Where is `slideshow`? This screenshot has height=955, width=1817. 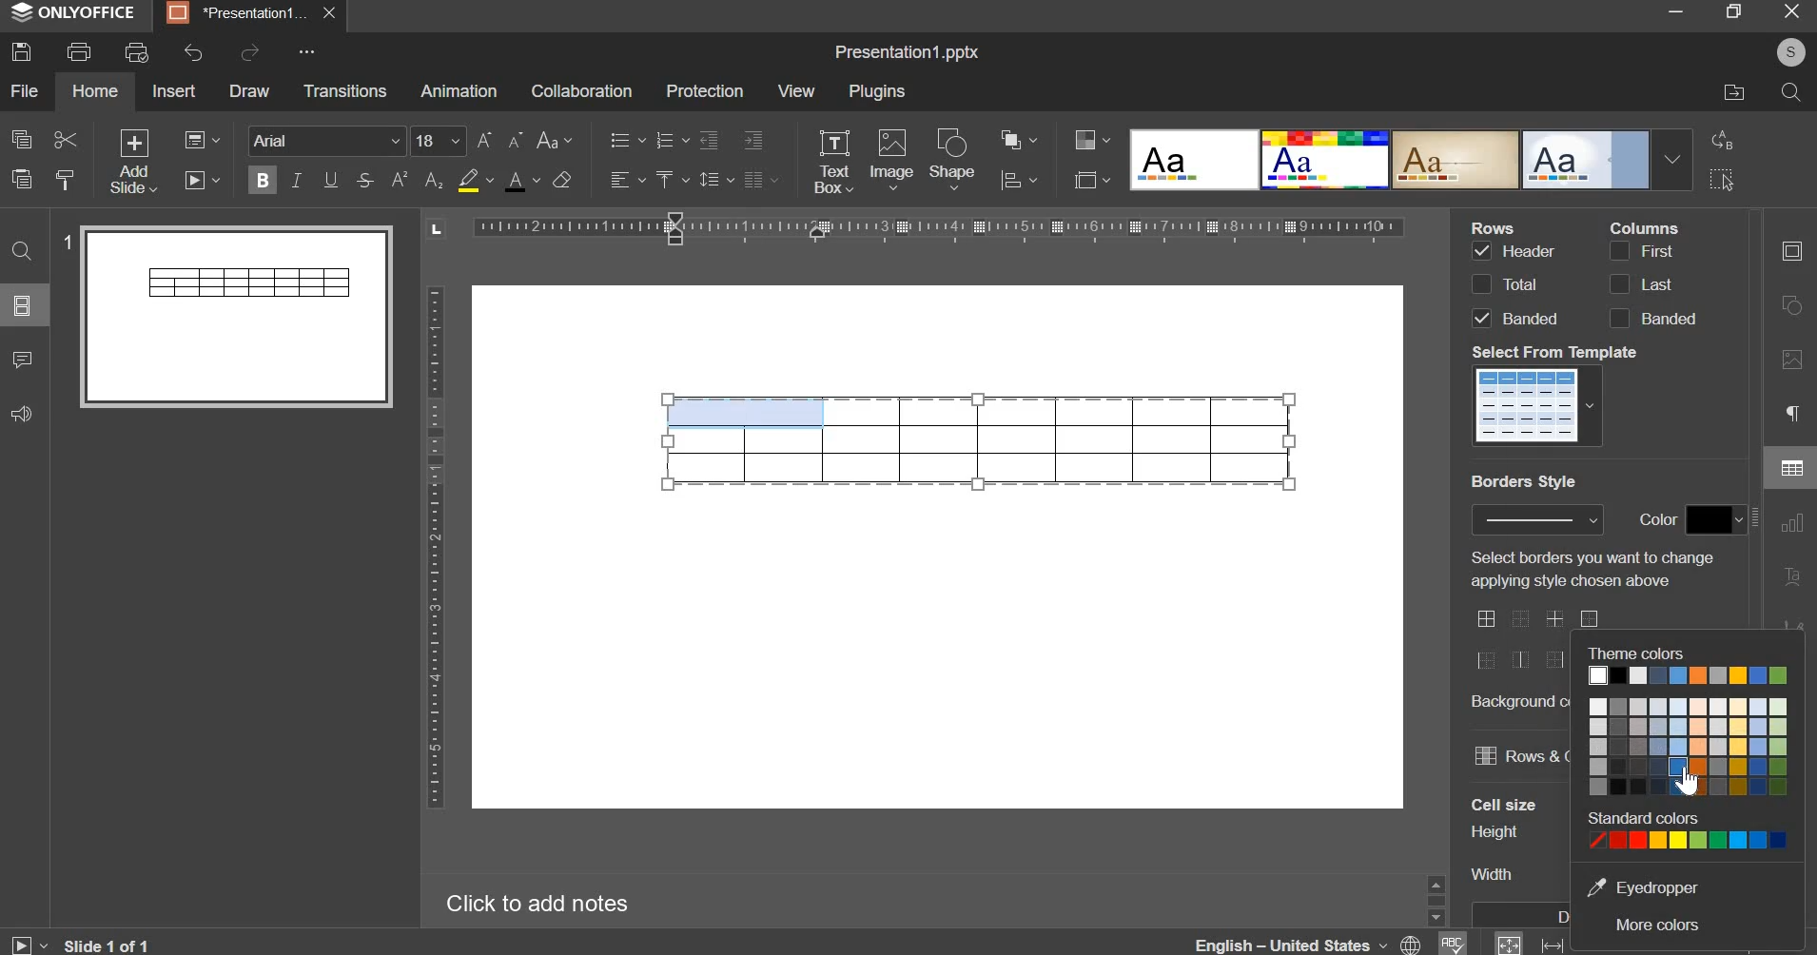
slideshow is located at coordinates (204, 178).